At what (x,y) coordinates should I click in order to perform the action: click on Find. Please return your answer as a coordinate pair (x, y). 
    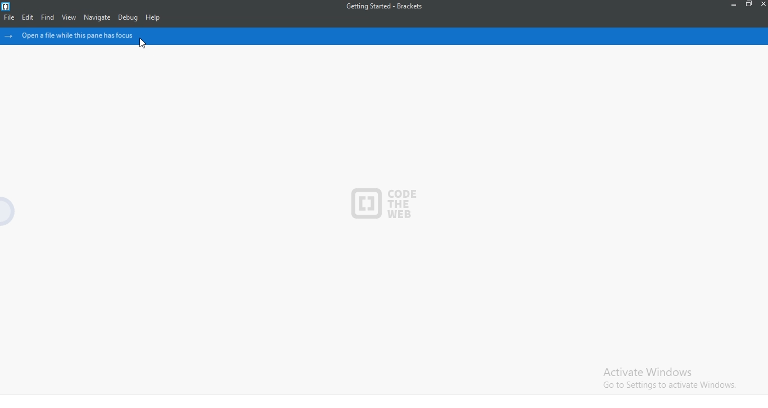
    Looking at the image, I should click on (49, 17).